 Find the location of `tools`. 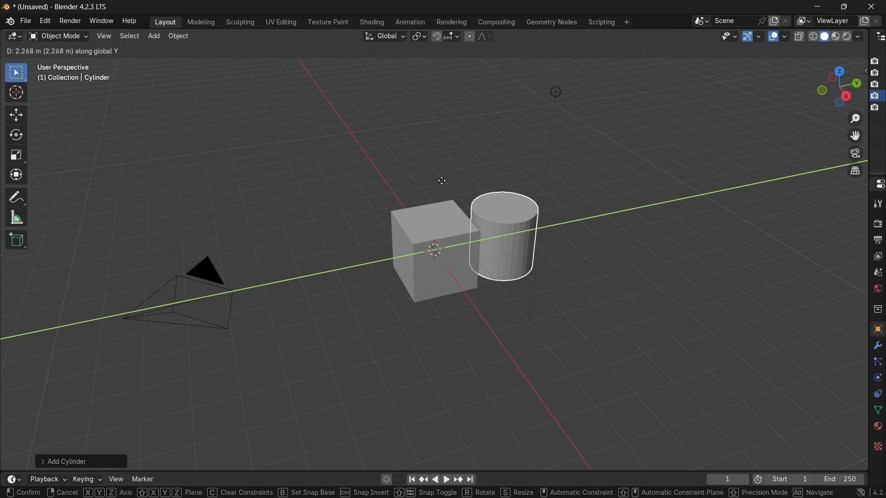

tools is located at coordinates (877, 202).